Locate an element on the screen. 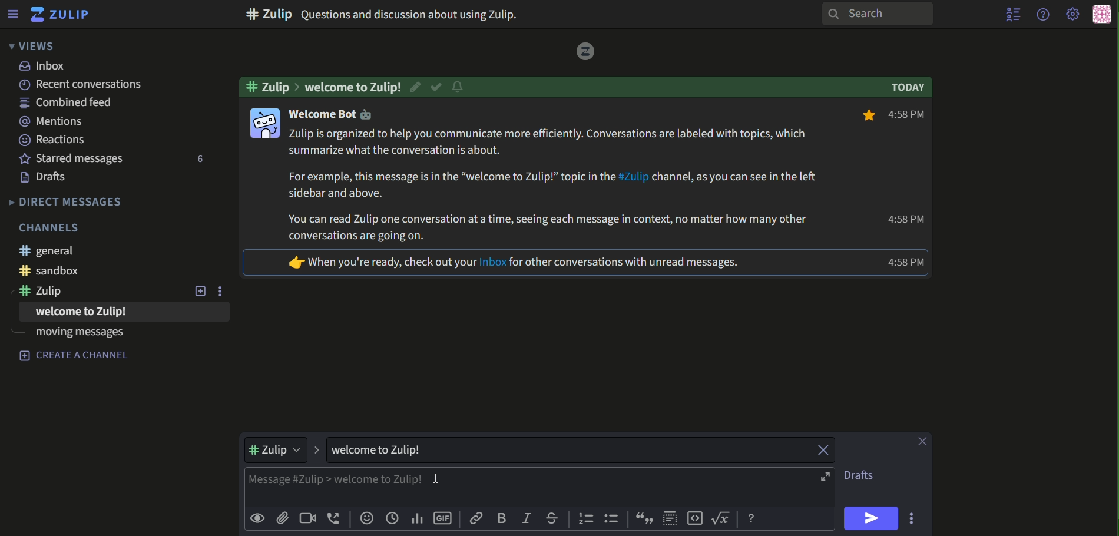  notification is located at coordinates (458, 88).